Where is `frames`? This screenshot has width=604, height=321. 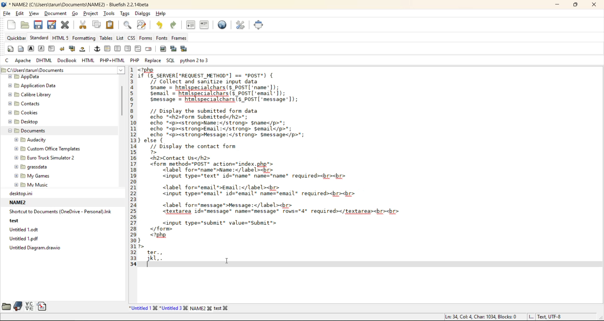 frames is located at coordinates (180, 39).